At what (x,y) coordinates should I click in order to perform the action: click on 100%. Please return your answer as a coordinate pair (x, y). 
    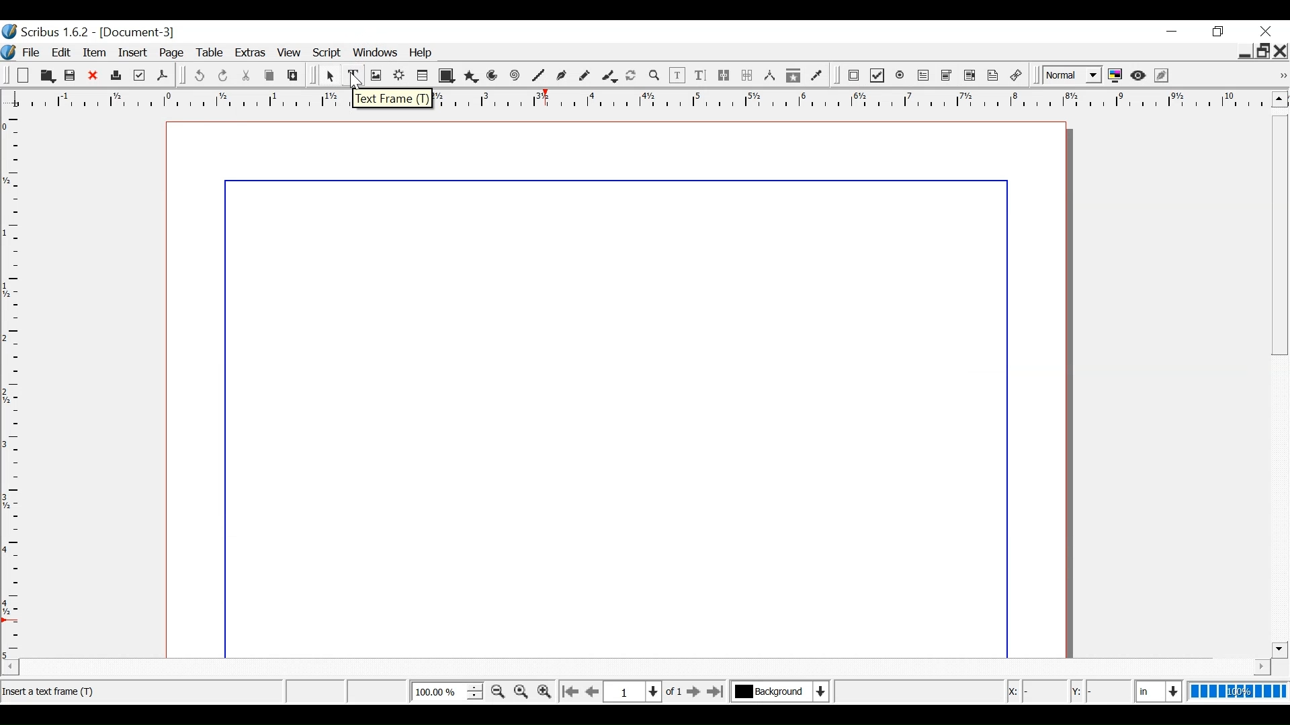
    Looking at the image, I should click on (1236, 691).